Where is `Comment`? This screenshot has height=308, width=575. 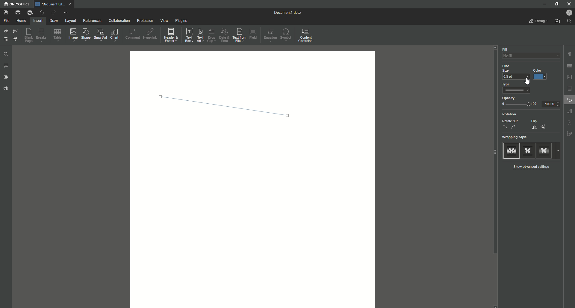
Comment is located at coordinates (132, 34).